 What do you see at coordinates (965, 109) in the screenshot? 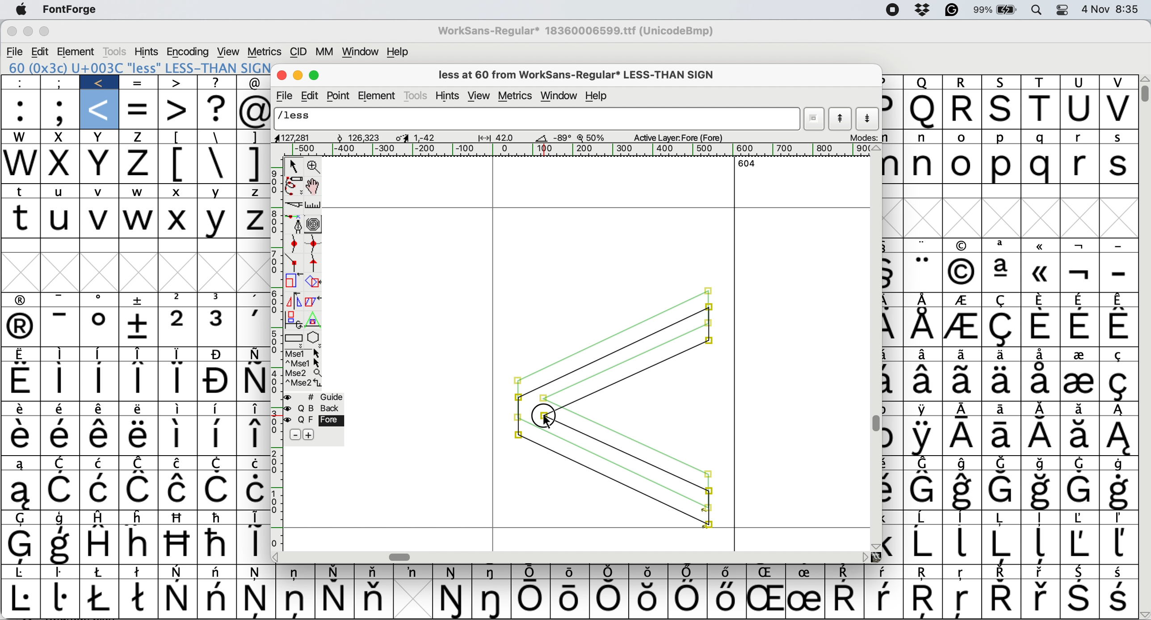
I see `r` at bounding box center [965, 109].